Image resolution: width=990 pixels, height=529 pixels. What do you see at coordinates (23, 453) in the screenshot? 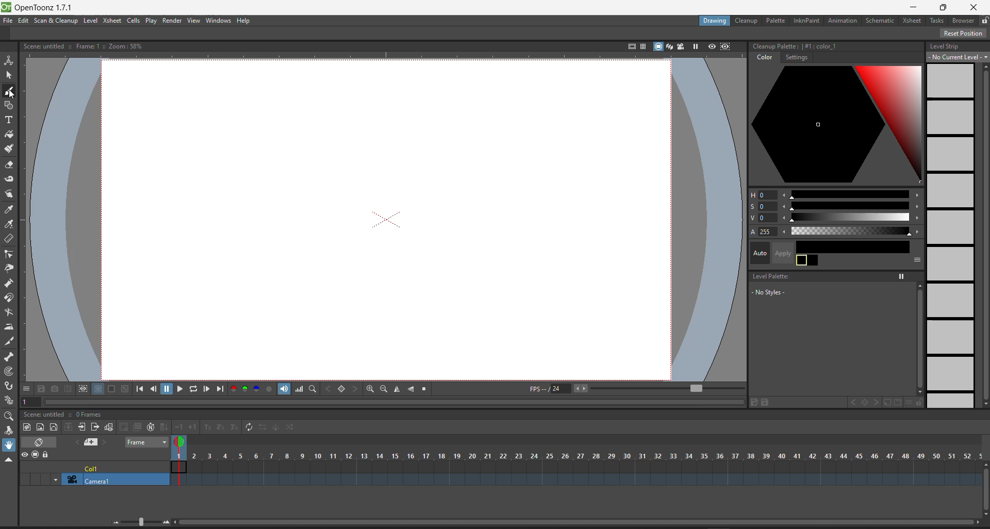
I see `preview visibility toggle all` at bounding box center [23, 453].